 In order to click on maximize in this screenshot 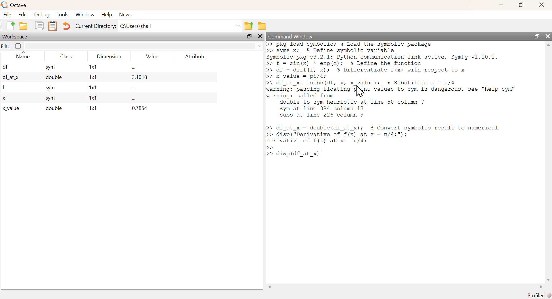, I will do `click(521, 5)`.